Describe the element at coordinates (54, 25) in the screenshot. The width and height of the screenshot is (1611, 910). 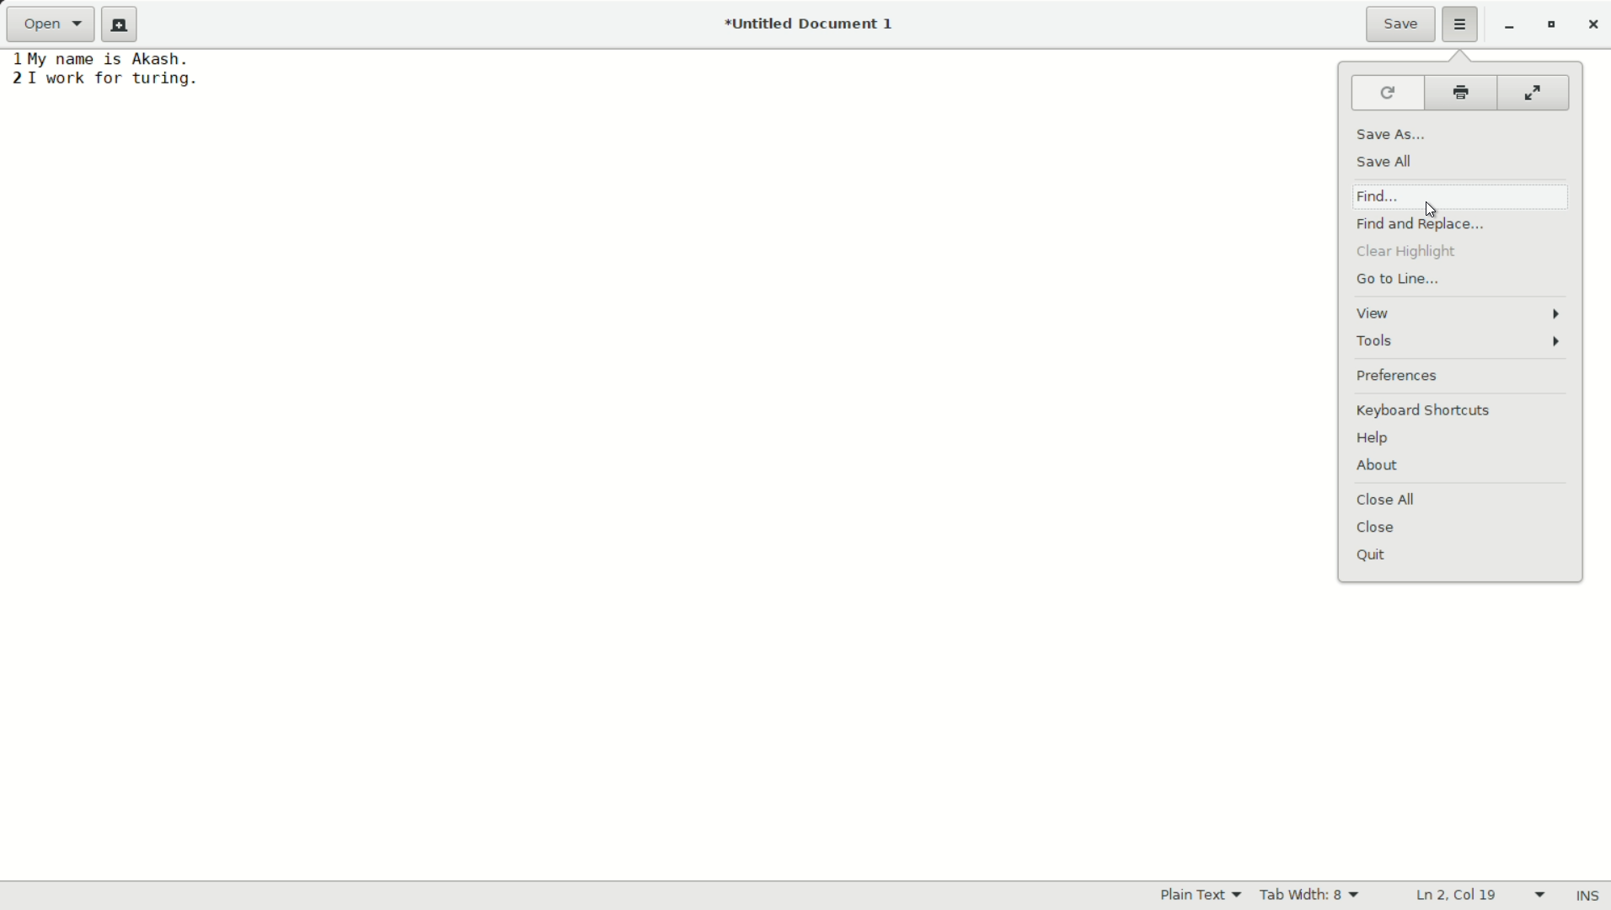
I see `open a file` at that location.